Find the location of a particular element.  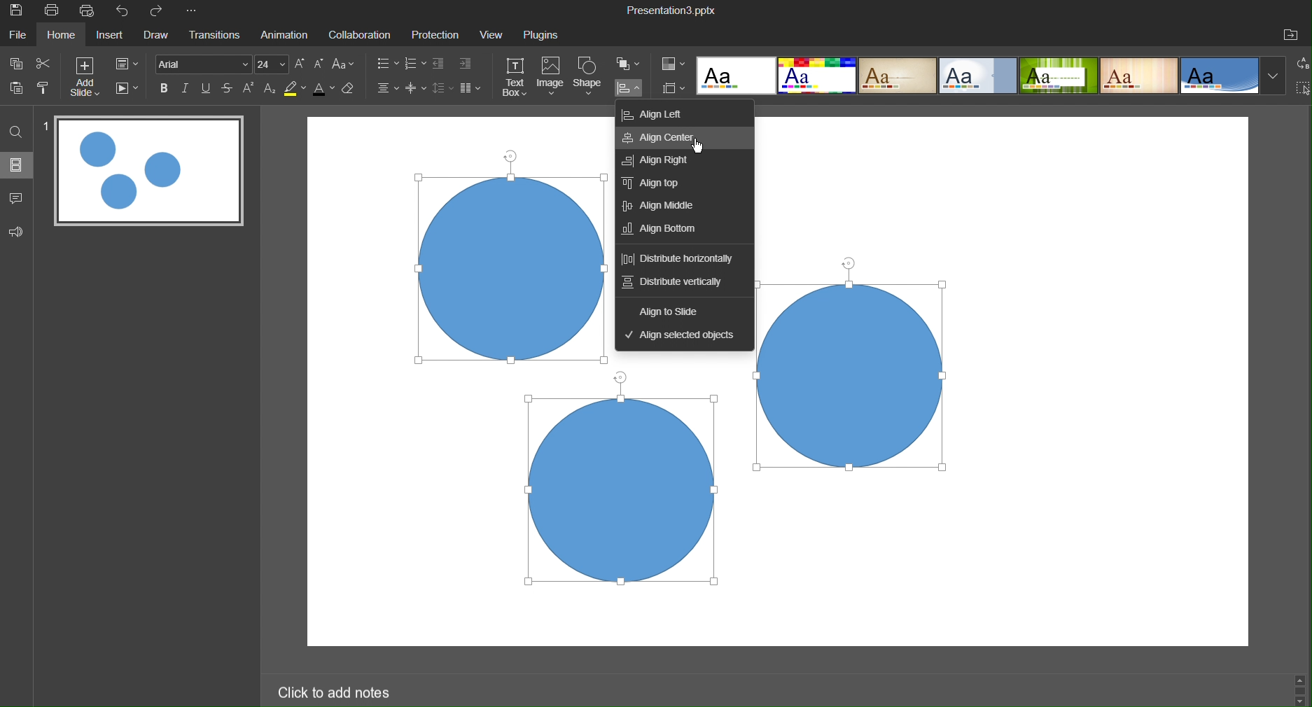

Presentation Title is located at coordinates (671, 10).